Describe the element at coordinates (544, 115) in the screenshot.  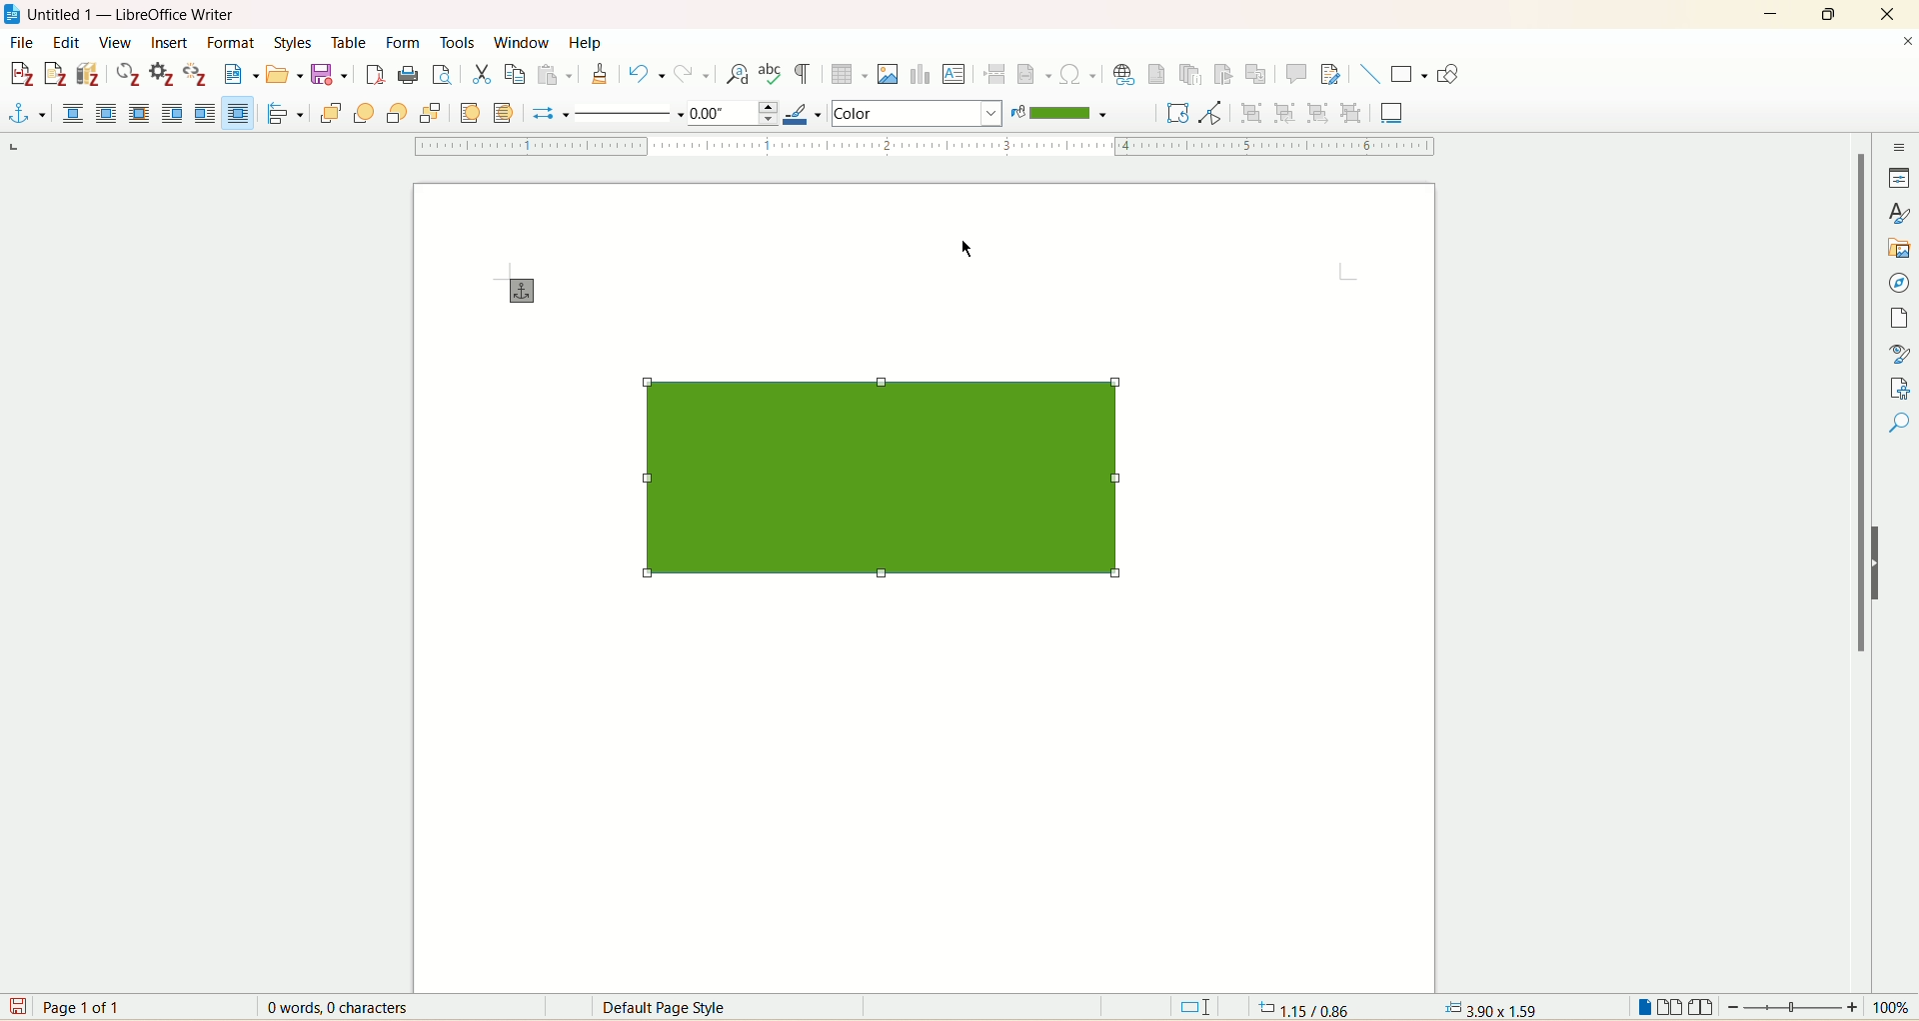
I see `start and end arrowheads` at that location.